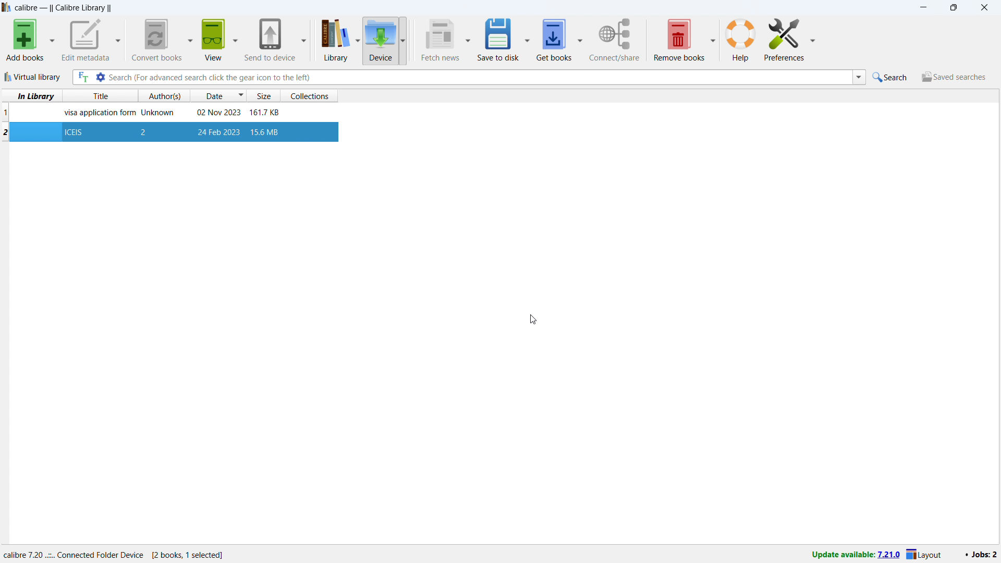 The image size is (1001, 563). Describe the element at coordinates (440, 40) in the screenshot. I see `fetch news` at that location.